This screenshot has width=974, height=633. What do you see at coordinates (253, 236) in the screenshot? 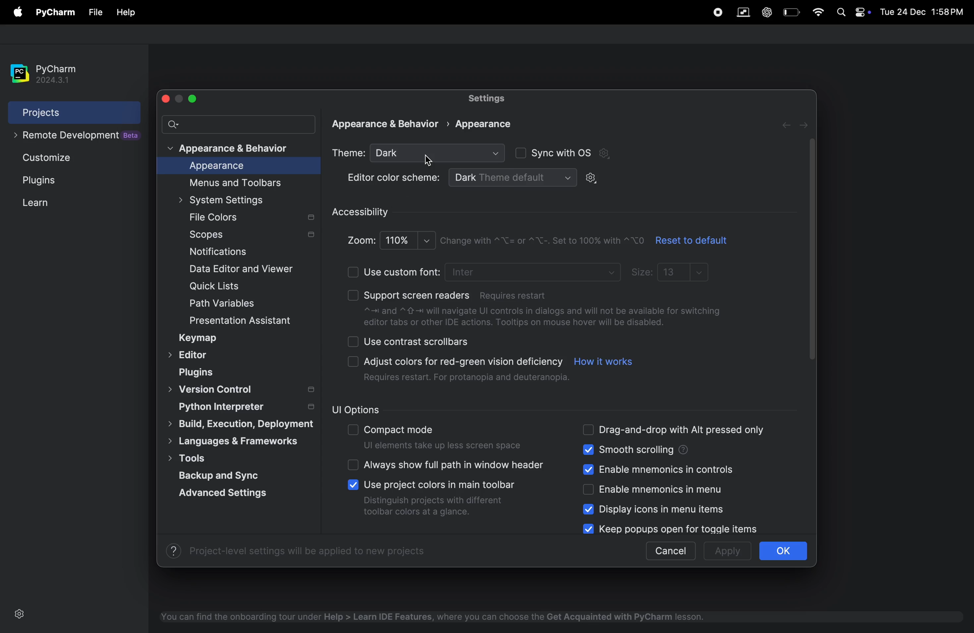
I see `scopes` at bounding box center [253, 236].